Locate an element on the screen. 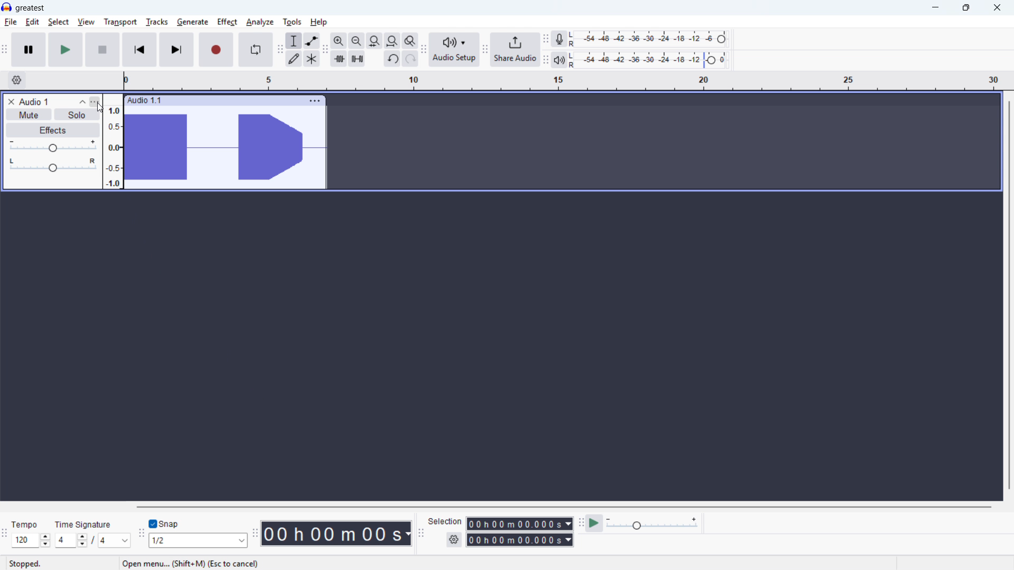  view  is located at coordinates (86, 22).